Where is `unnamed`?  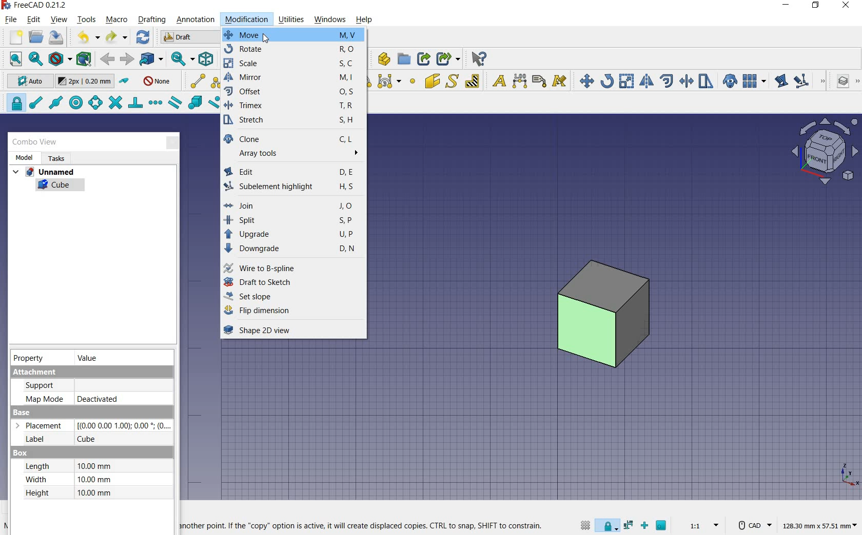
unnamed is located at coordinates (43, 172).